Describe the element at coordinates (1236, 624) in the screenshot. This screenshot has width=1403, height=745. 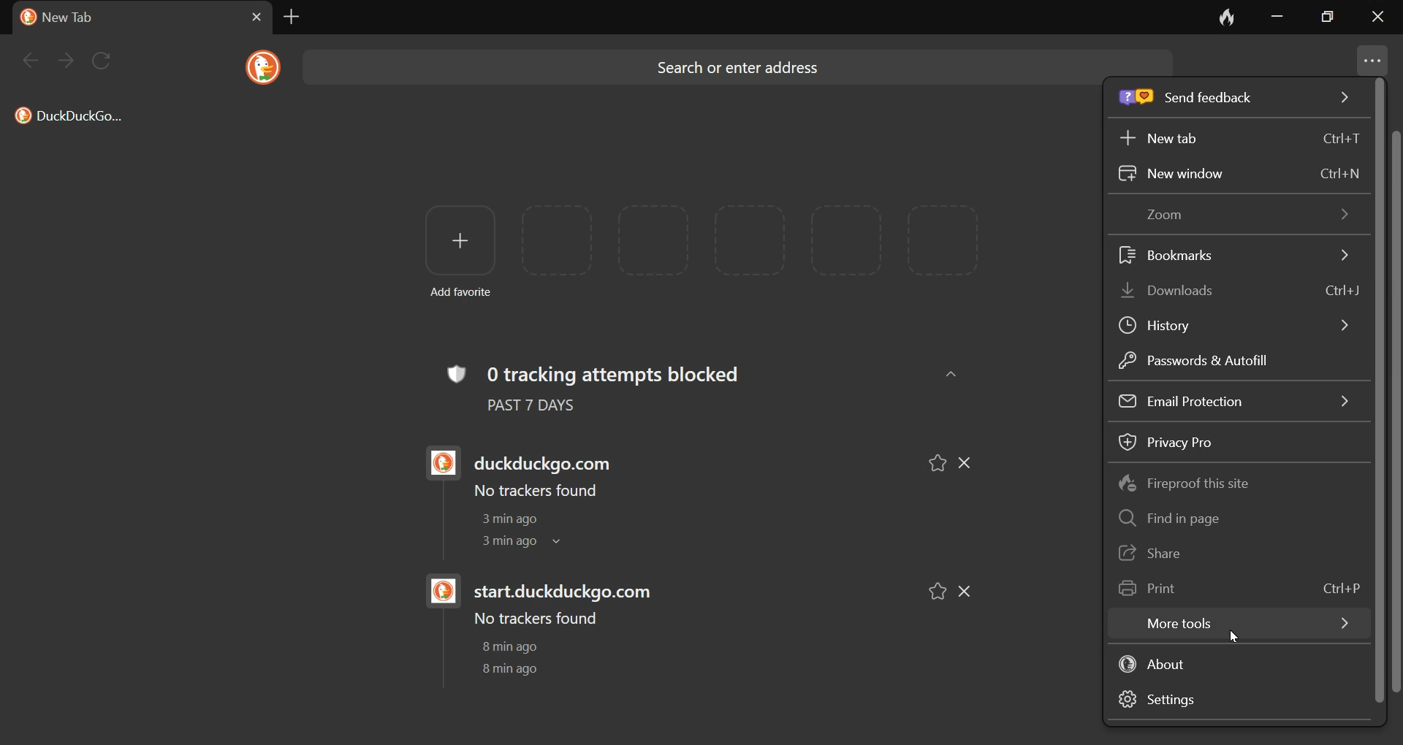
I see `more  tools` at that location.